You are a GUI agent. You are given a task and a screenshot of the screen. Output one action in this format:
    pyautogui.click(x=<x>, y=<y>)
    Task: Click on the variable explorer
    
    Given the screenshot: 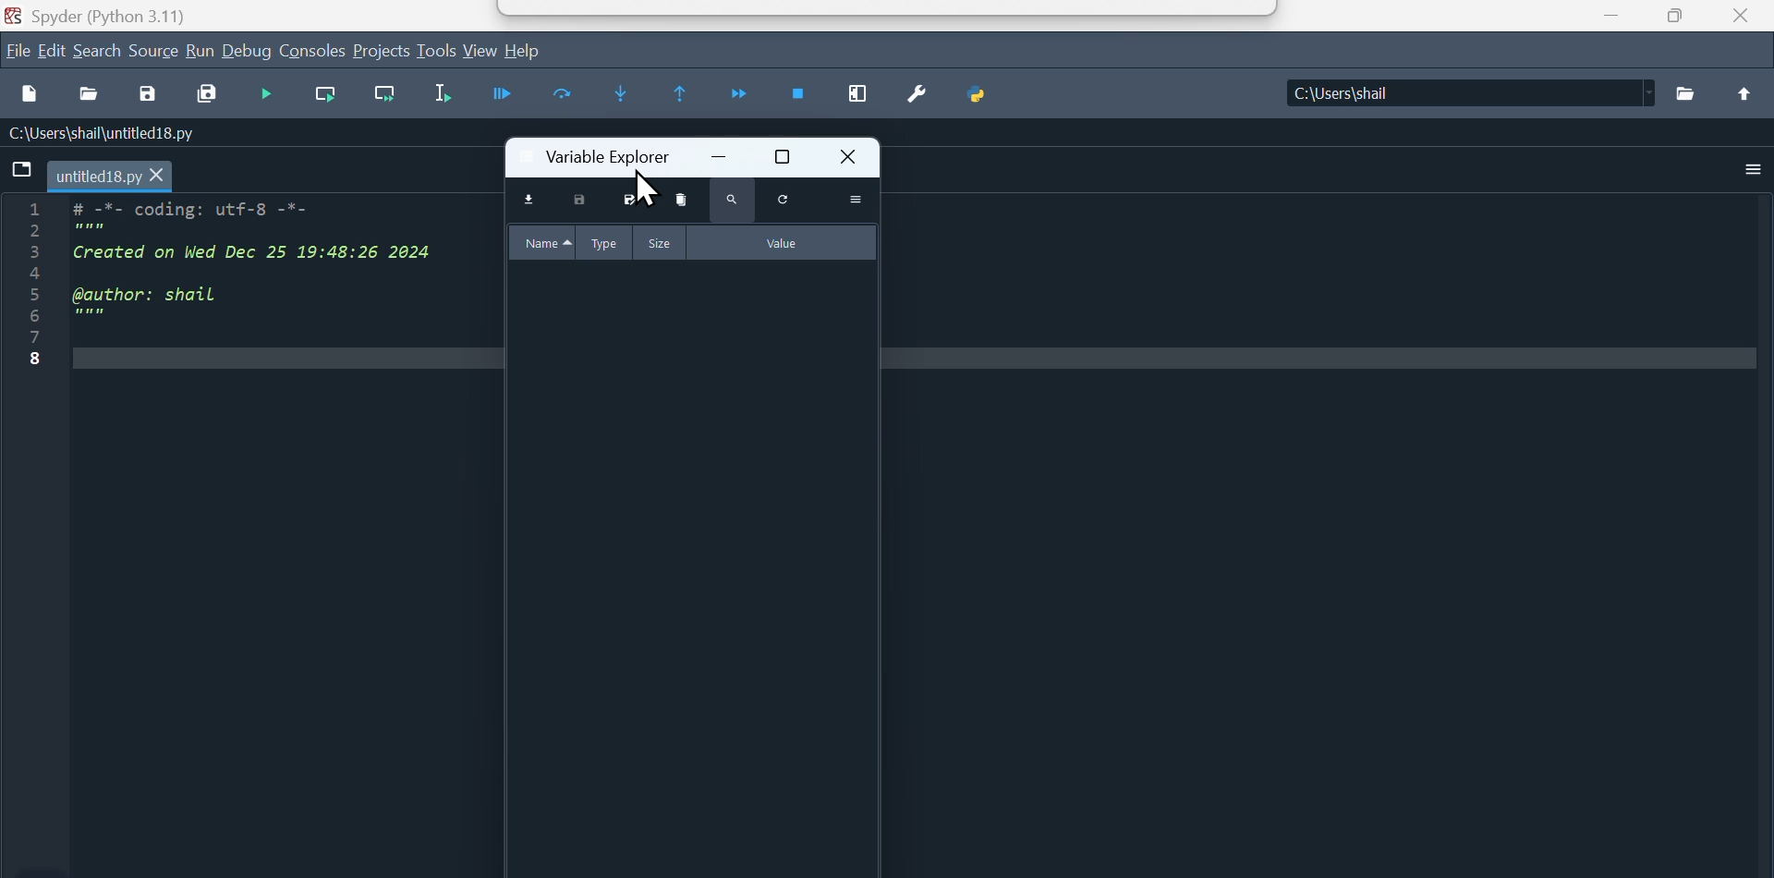 What is the action you would take?
    pyautogui.click(x=589, y=156)
    